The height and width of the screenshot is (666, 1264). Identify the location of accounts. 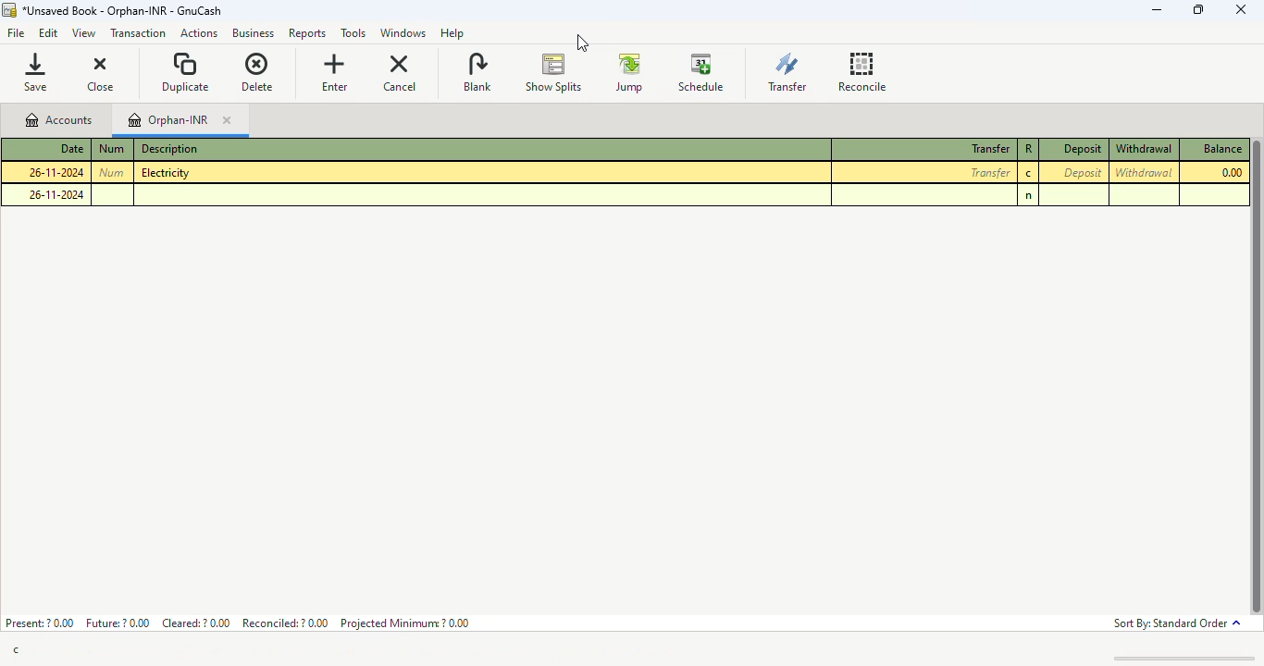
(57, 120).